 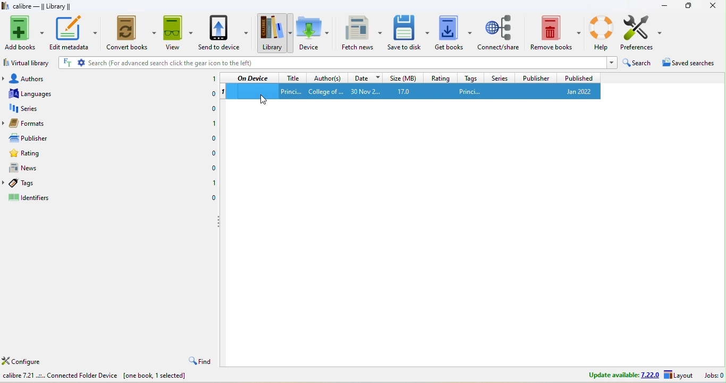 What do you see at coordinates (291, 91) in the screenshot?
I see `title` at bounding box center [291, 91].